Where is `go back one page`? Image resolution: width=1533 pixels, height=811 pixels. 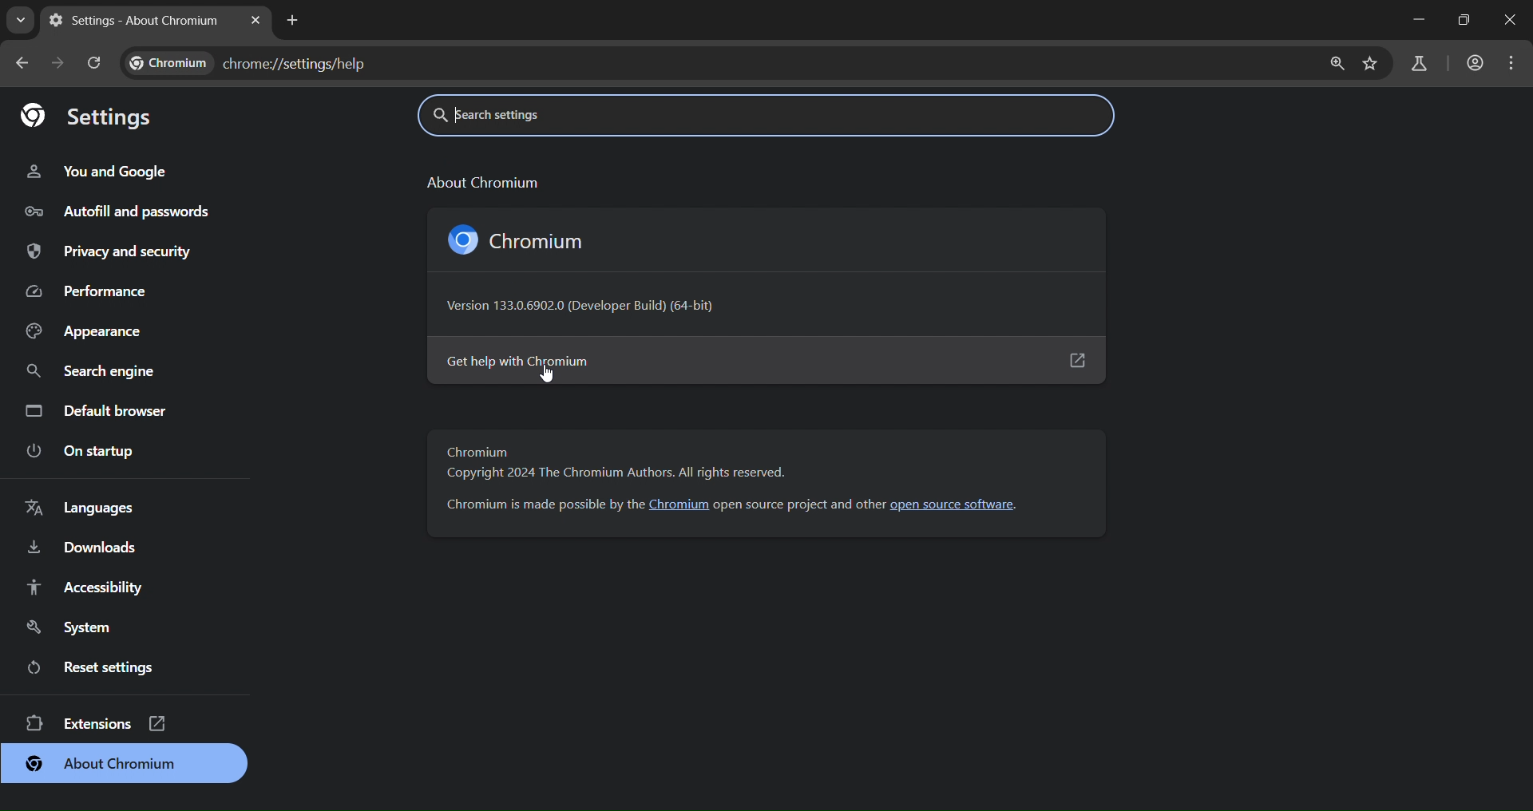 go back one page is located at coordinates (21, 63).